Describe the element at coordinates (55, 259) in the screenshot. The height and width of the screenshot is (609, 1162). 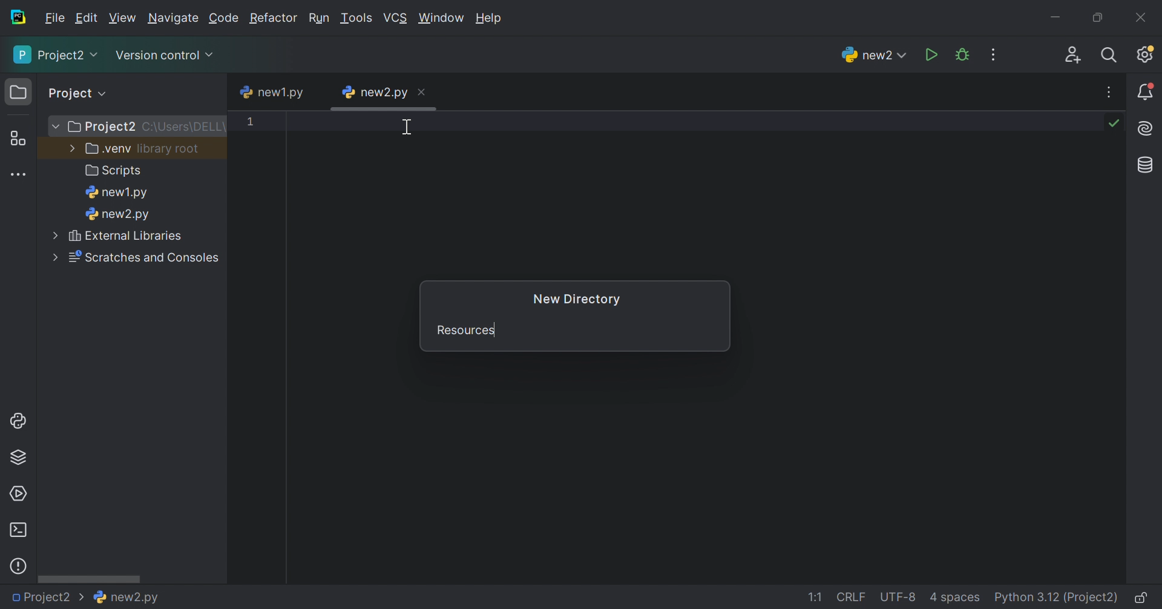
I see `More` at that location.